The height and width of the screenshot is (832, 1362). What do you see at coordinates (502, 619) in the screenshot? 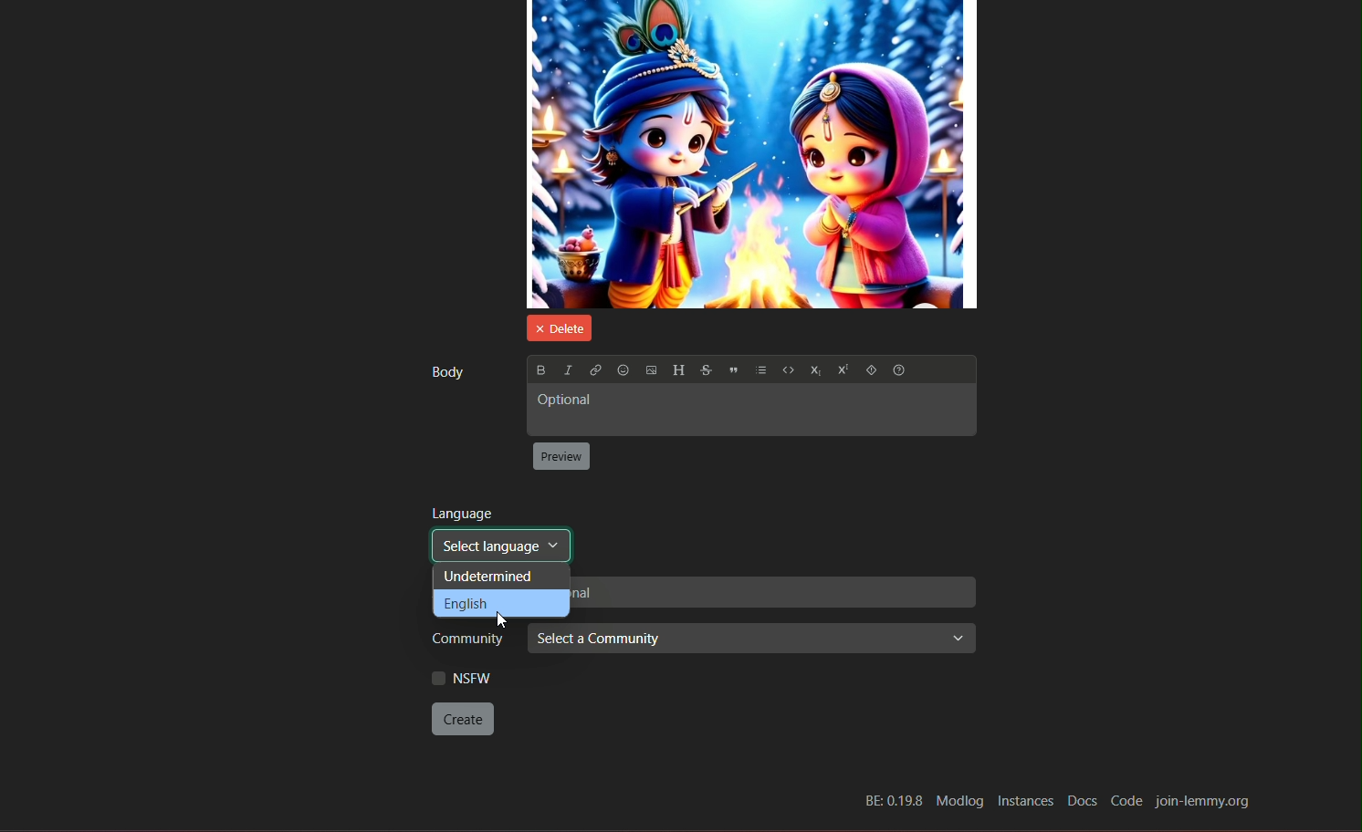
I see `Cursor` at bounding box center [502, 619].